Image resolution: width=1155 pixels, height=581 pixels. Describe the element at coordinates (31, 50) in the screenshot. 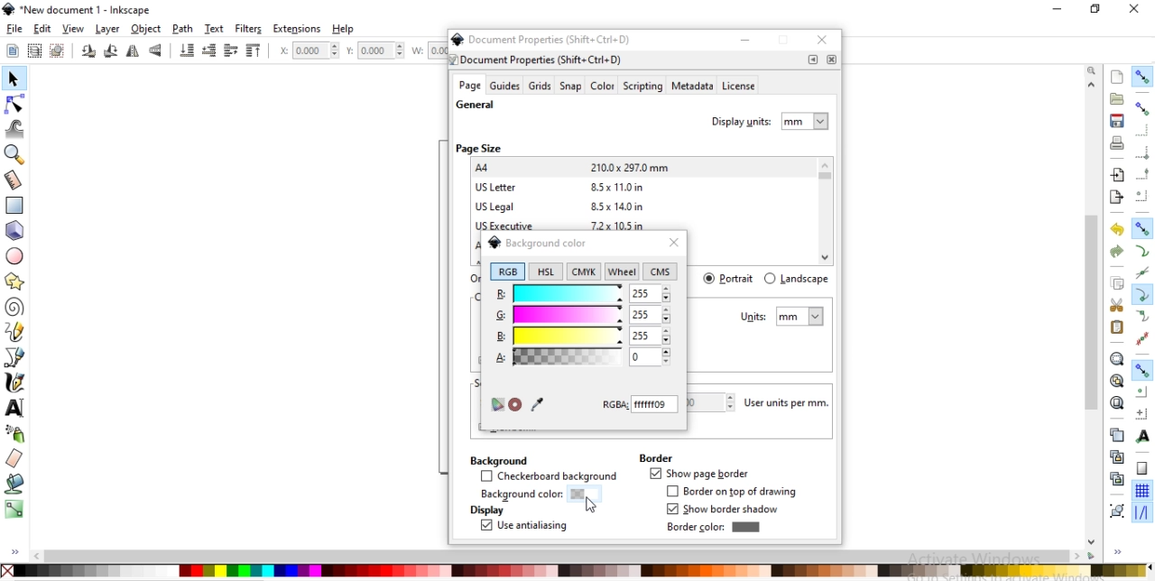

I see `select all objects in all visible and unlocked layer` at that location.